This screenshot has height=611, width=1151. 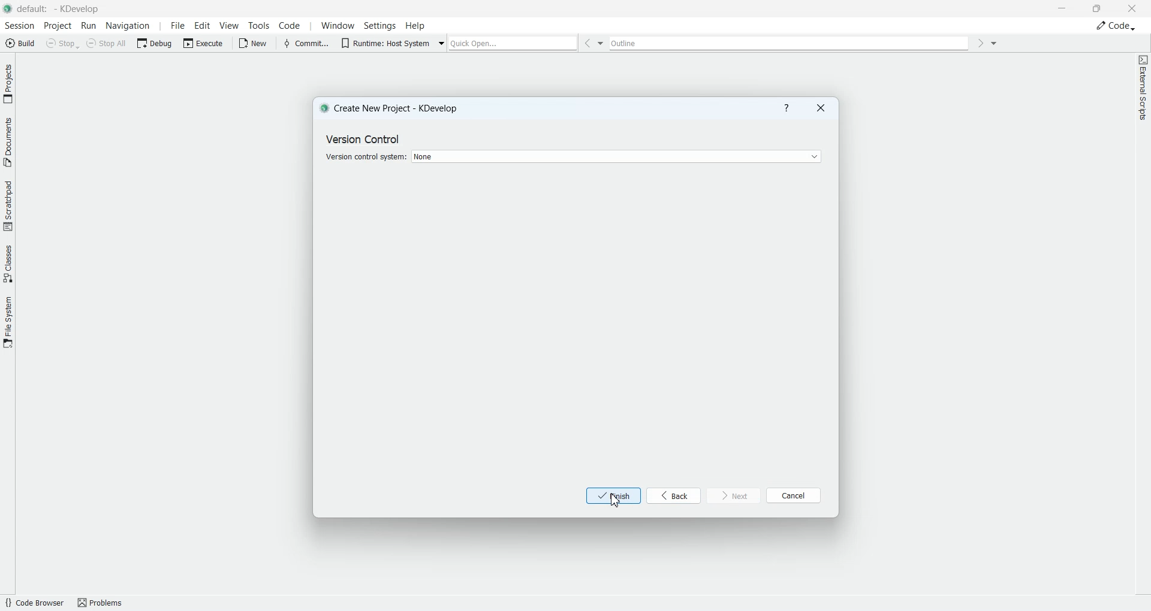 What do you see at coordinates (34, 603) in the screenshot?
I see `Code Browser` at bounding box center [34, 603].